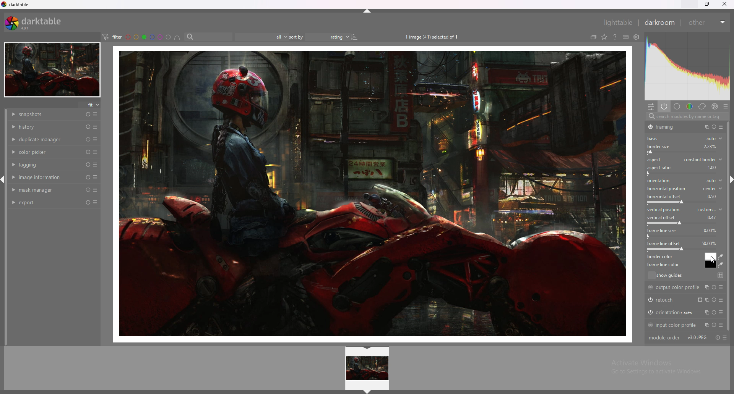  What do you see at coordinates (690, 106) in the screenshot?
I see `color` at bounding box center [690, 106].